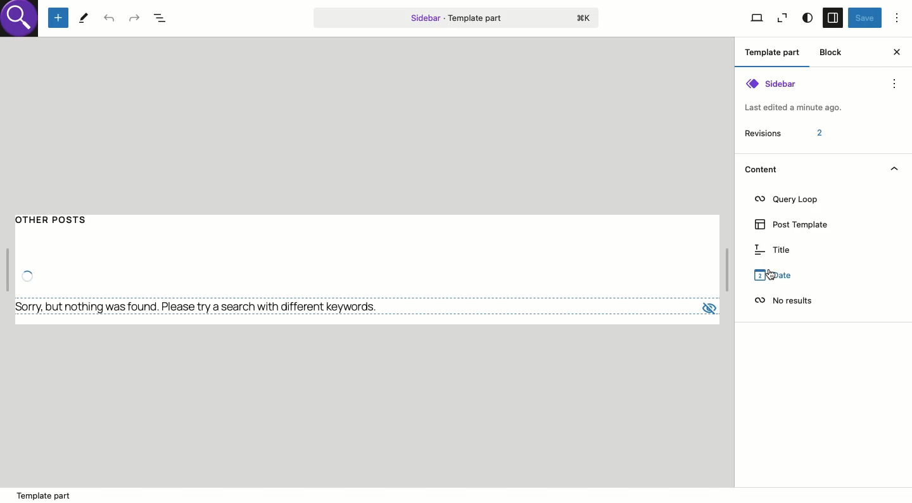 This screenshot has width=912, height=503. Describe the element at coordinates (773, 250) in the screenshot. I see `Title ` at that location.